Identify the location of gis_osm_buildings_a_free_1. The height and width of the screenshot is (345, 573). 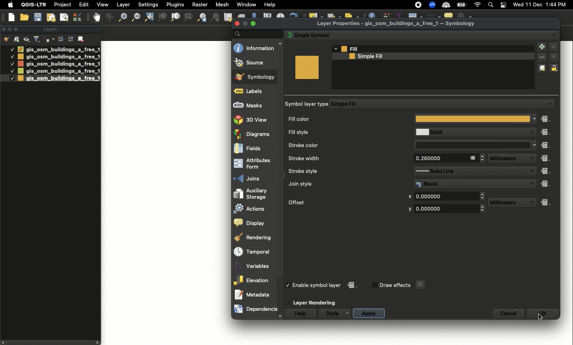
(58, 64).